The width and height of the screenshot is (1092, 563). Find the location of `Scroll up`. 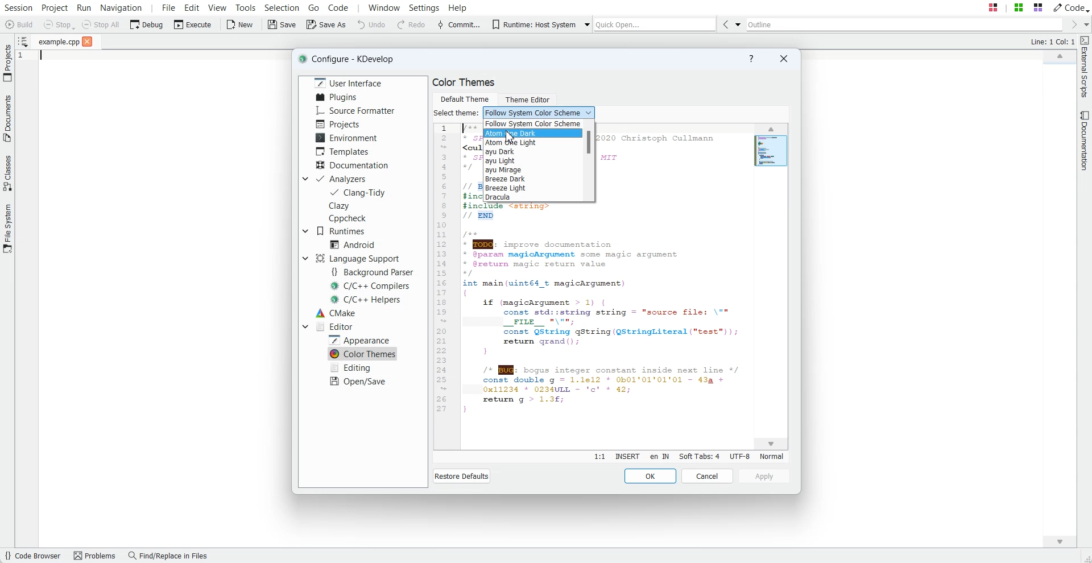

Scroll up is located at coordinates (1059, 55).